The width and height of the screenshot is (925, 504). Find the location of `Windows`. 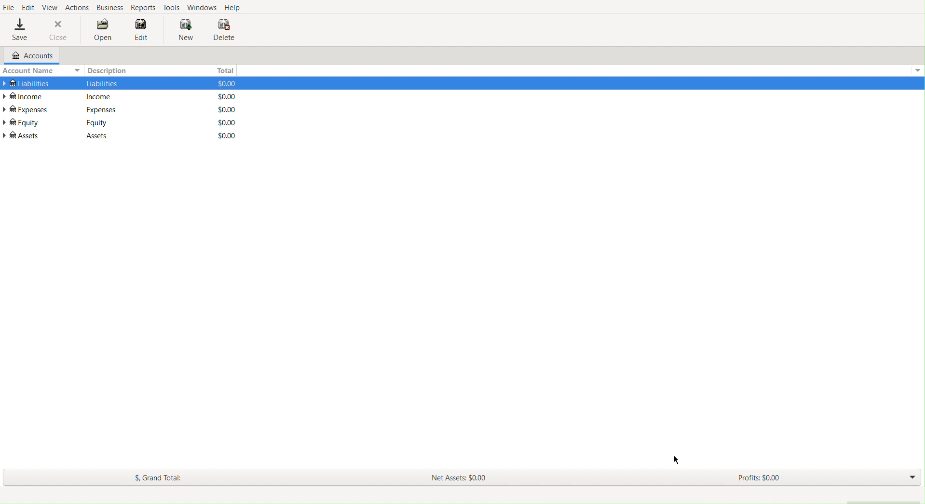

Windows is located at coordinates (202, 7).